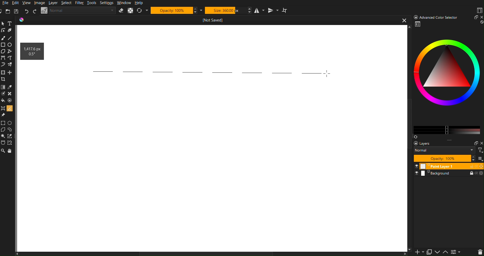 The image size is (484, 256). Describe the element at coordinates (286, 10) in the screenshot. I see `Wrap Around` at that location.